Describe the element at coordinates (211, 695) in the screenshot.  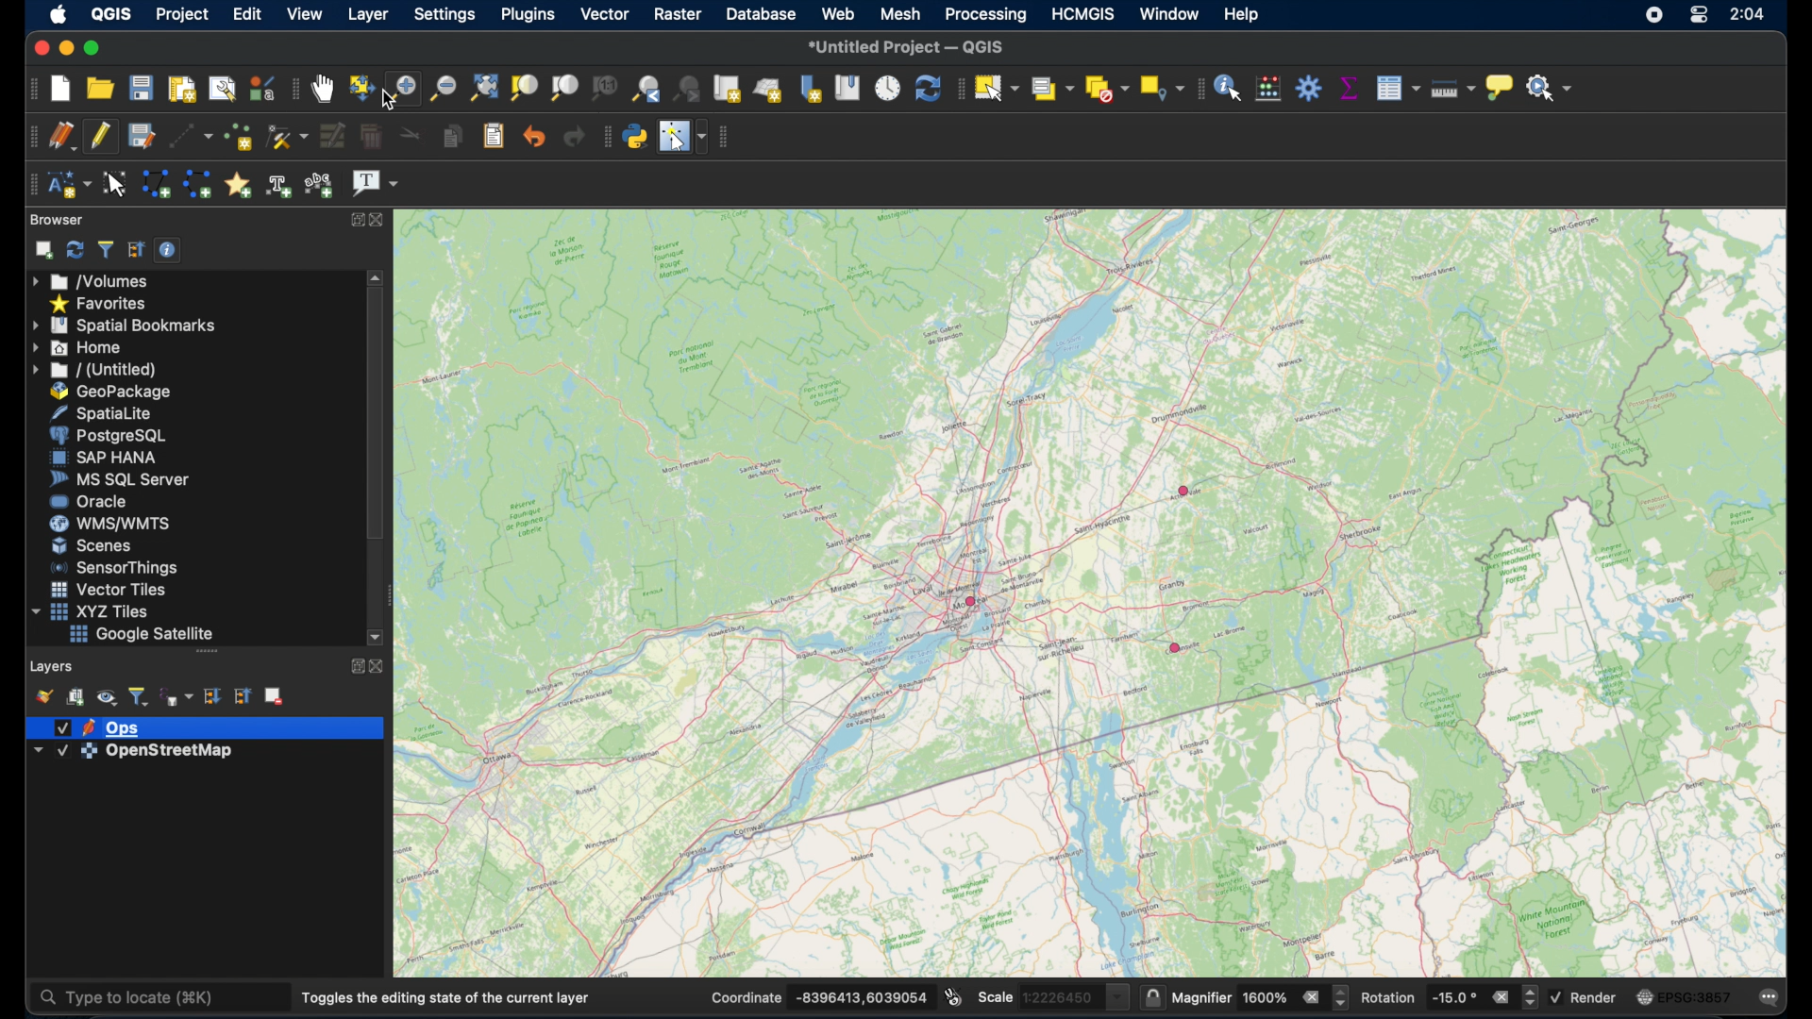
I see `expand all` at that location.